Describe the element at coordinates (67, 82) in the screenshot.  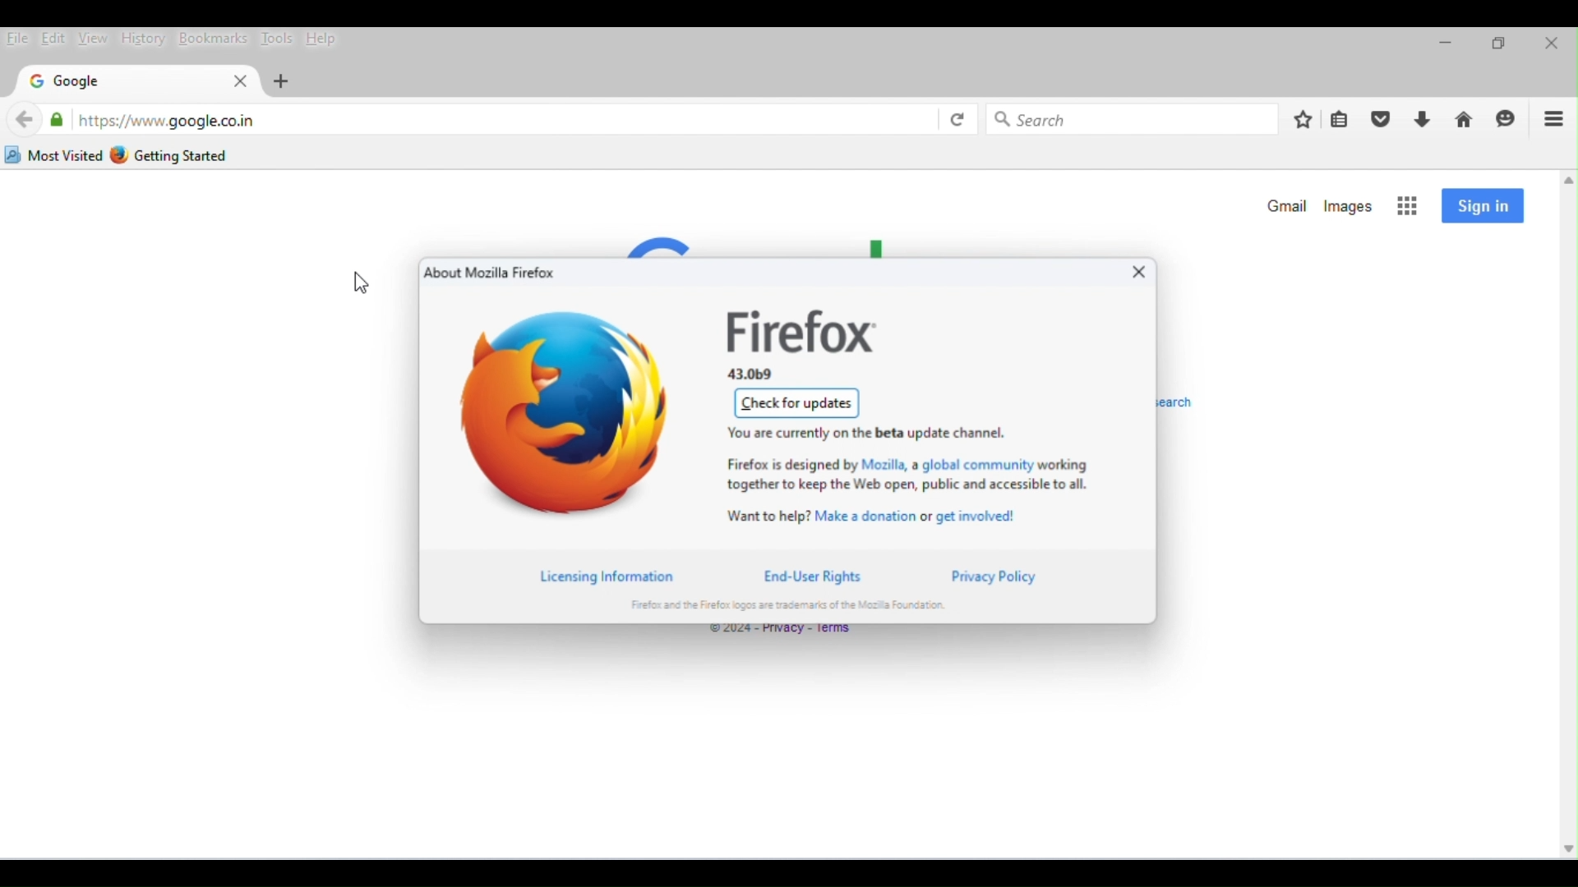
I see `google` at that location.